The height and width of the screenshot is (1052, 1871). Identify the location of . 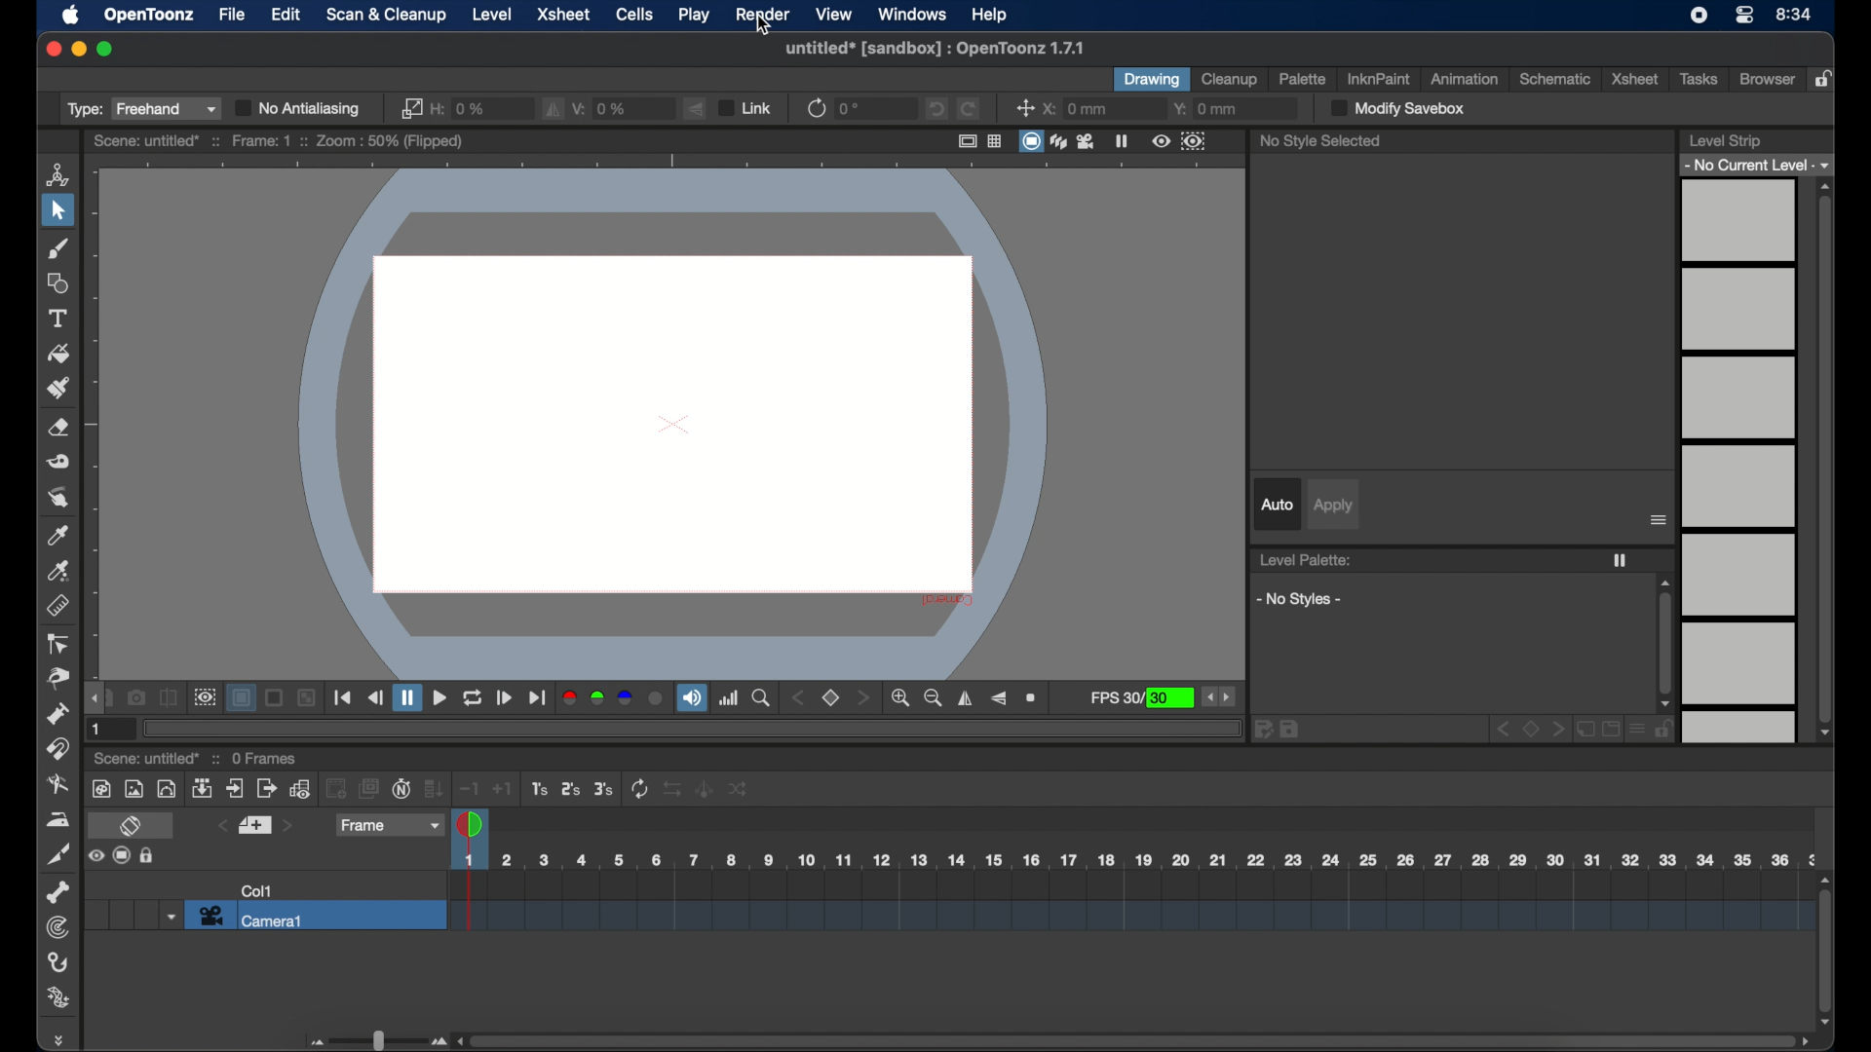
(1641, 731).